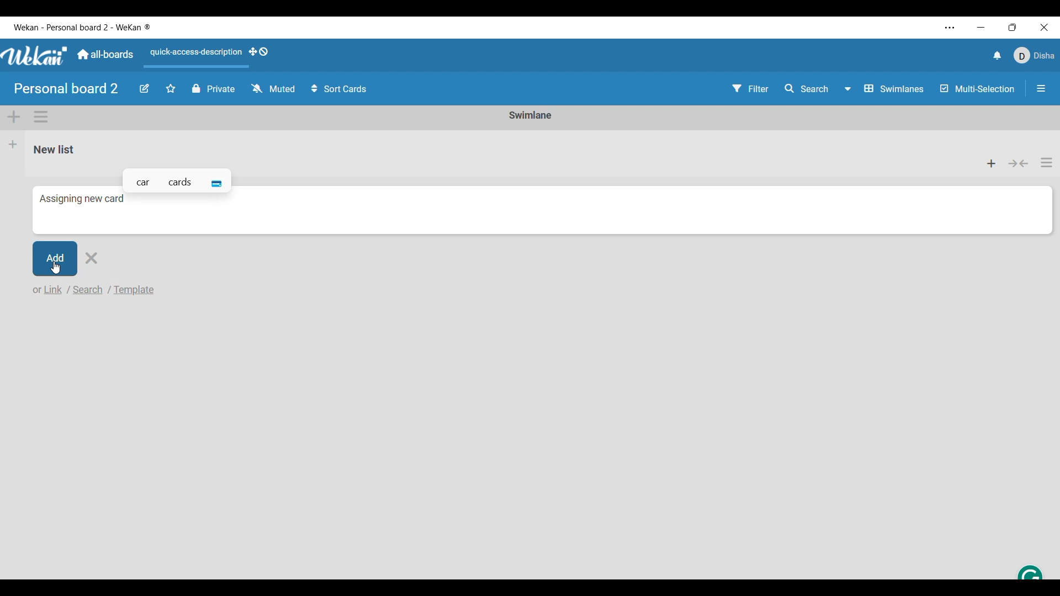 The image size is (1060, 596). What do you see at coordinates (177, 179) in the screenshot?
I see `Suggestions for card name` at bounding box center [177, 179].